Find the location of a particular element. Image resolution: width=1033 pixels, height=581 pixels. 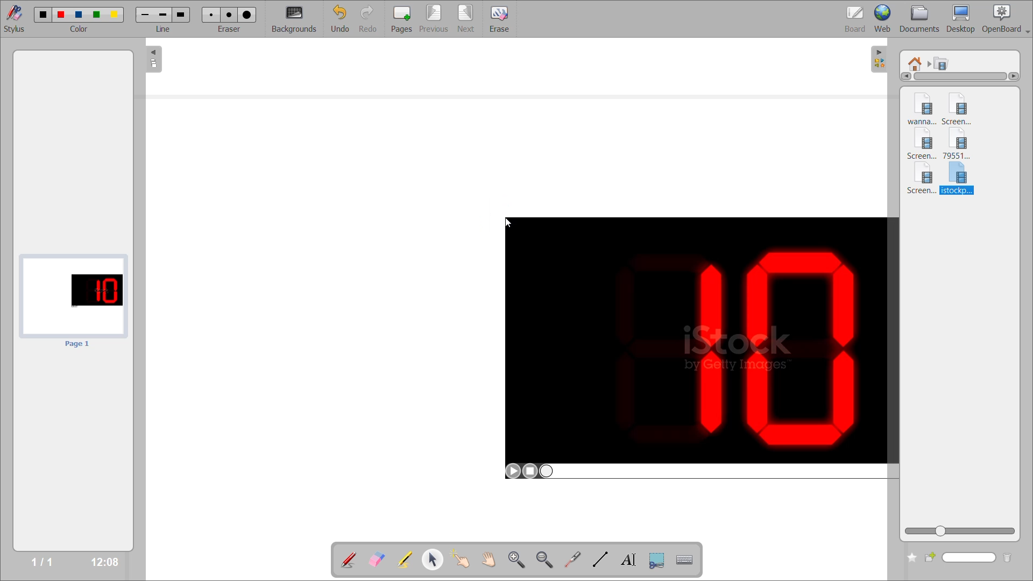

video 5 is located at coordinates (919, 181).